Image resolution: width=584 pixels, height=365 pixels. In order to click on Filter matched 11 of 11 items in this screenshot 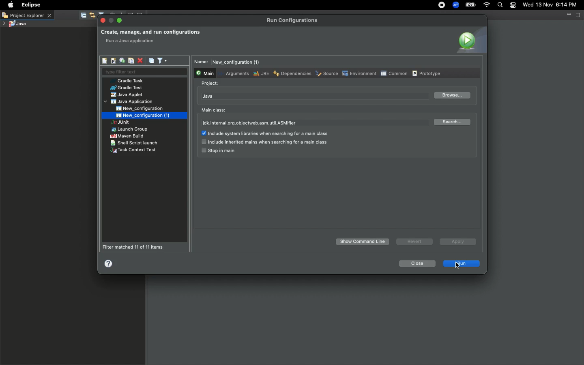, I will do `click(135, 247)`.